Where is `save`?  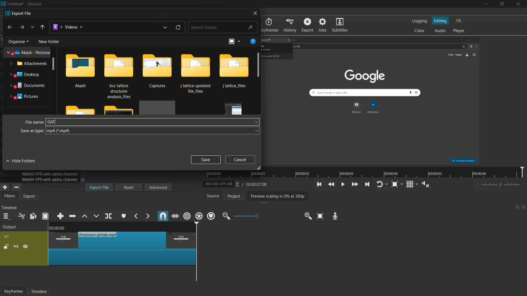 save is located at coordinates (205, 159).